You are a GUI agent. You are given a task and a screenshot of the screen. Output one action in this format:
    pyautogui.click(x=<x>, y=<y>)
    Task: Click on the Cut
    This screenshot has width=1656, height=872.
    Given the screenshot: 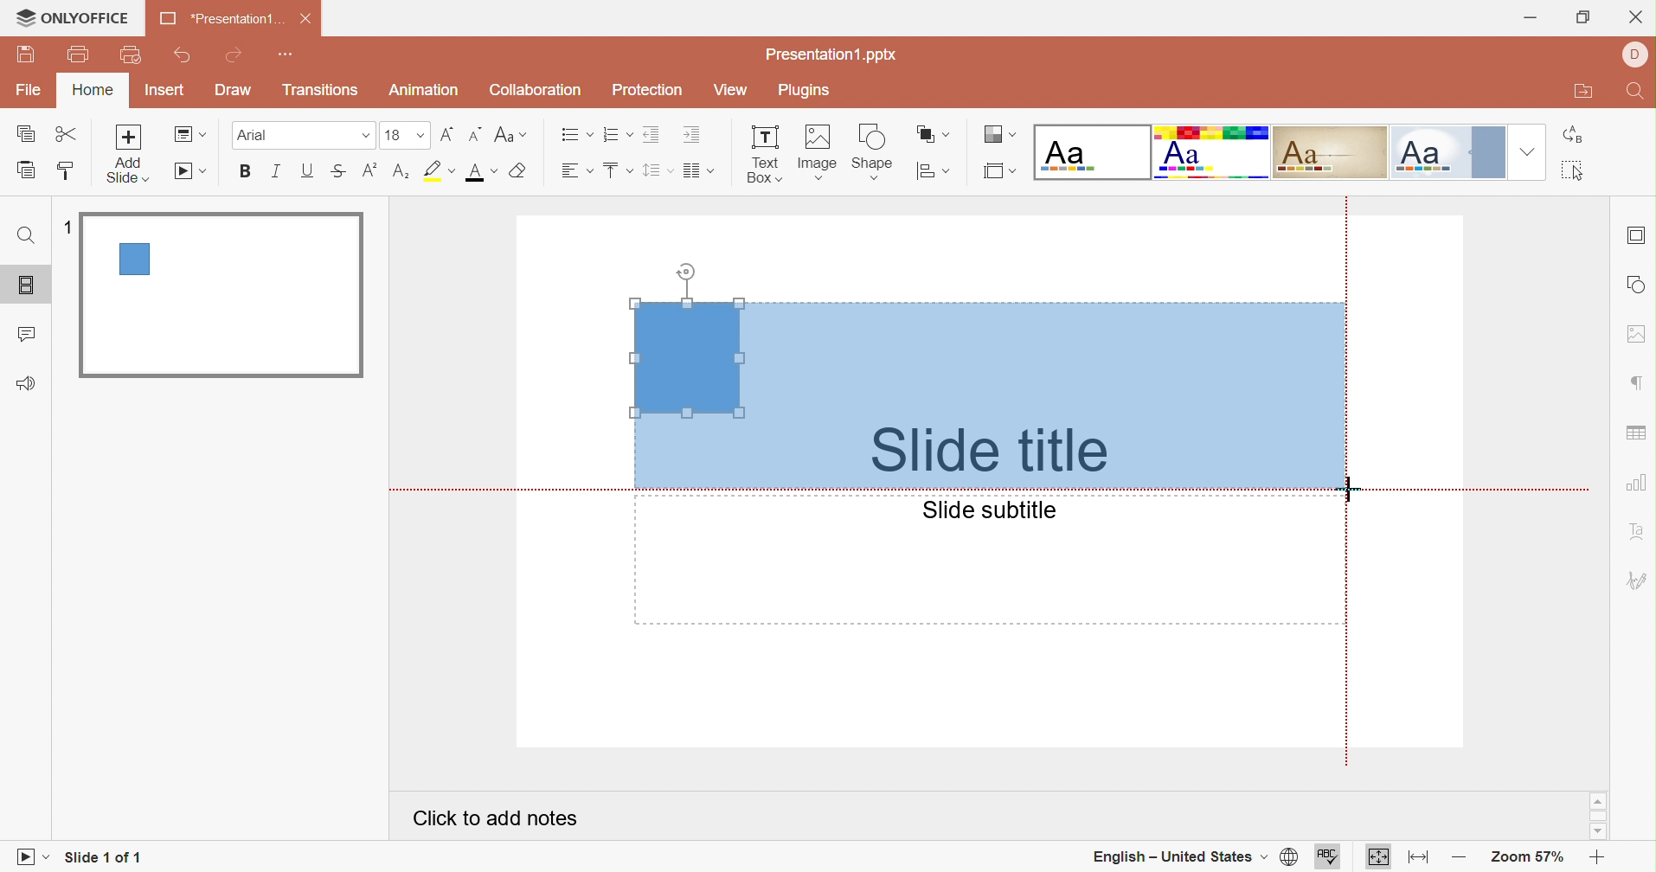 What is the action you would take?
    pyautogui.click(x=69, y=135)
    